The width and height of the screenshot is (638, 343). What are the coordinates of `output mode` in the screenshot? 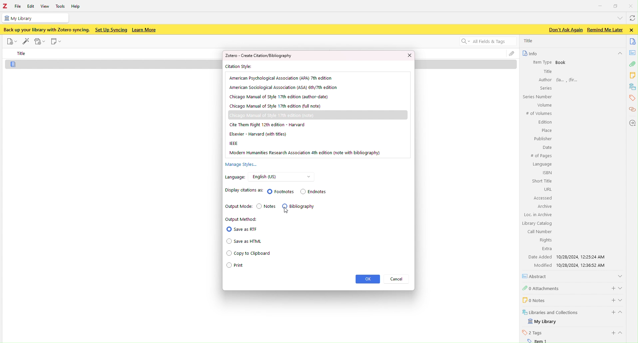 It's located at (281, 207).